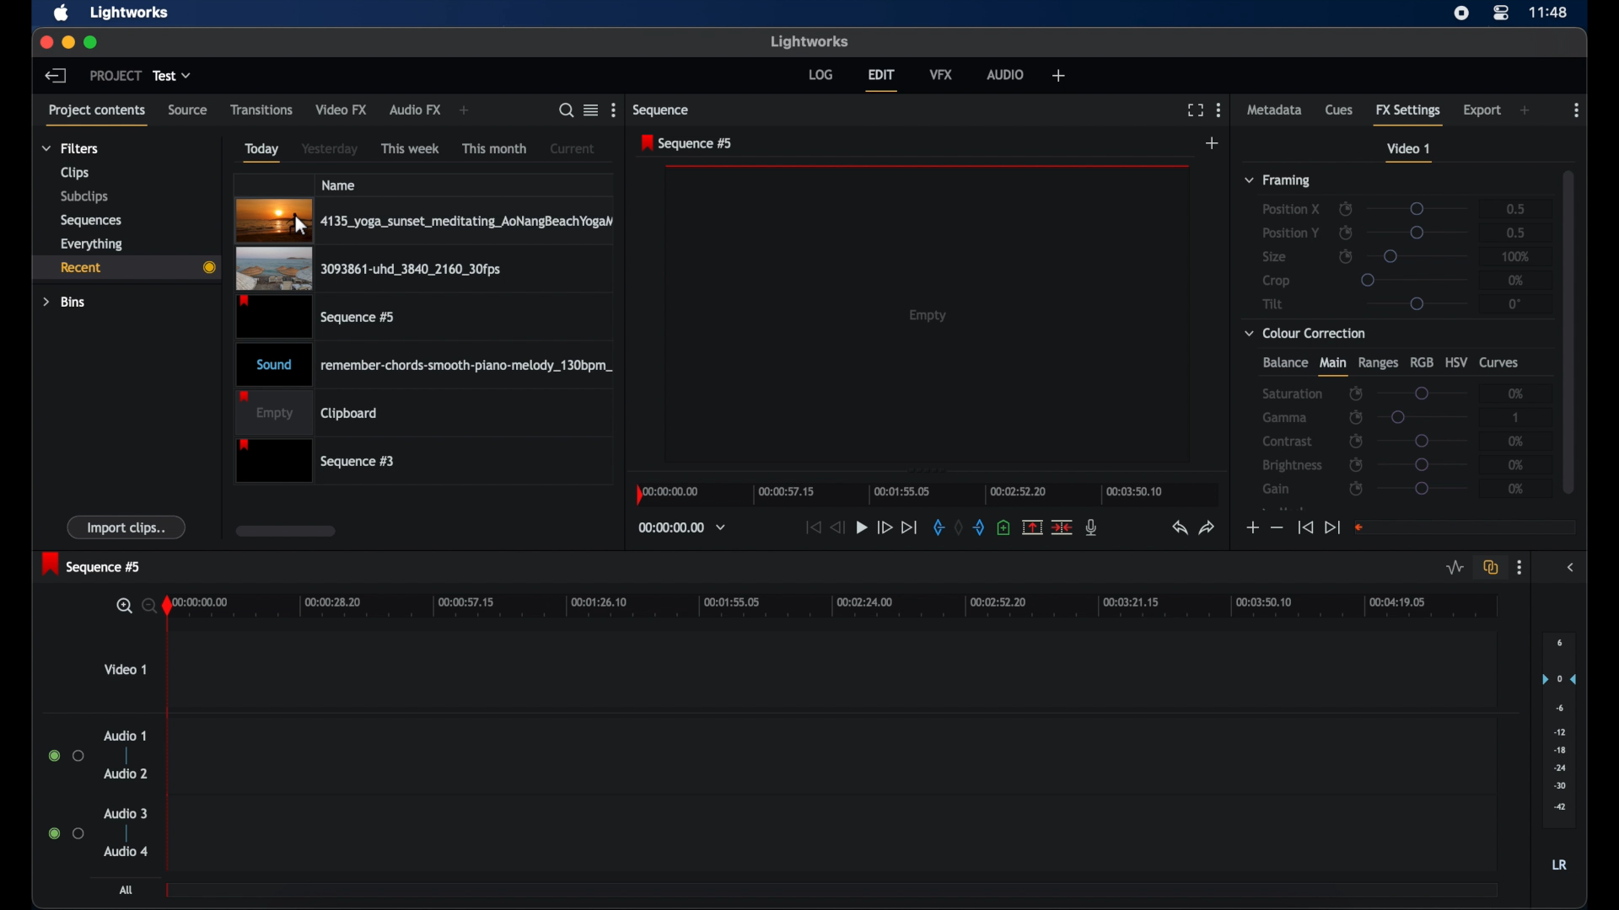  Describe the element at coordinates (125, 669) in the screenshot. I see `video 1` at that location.